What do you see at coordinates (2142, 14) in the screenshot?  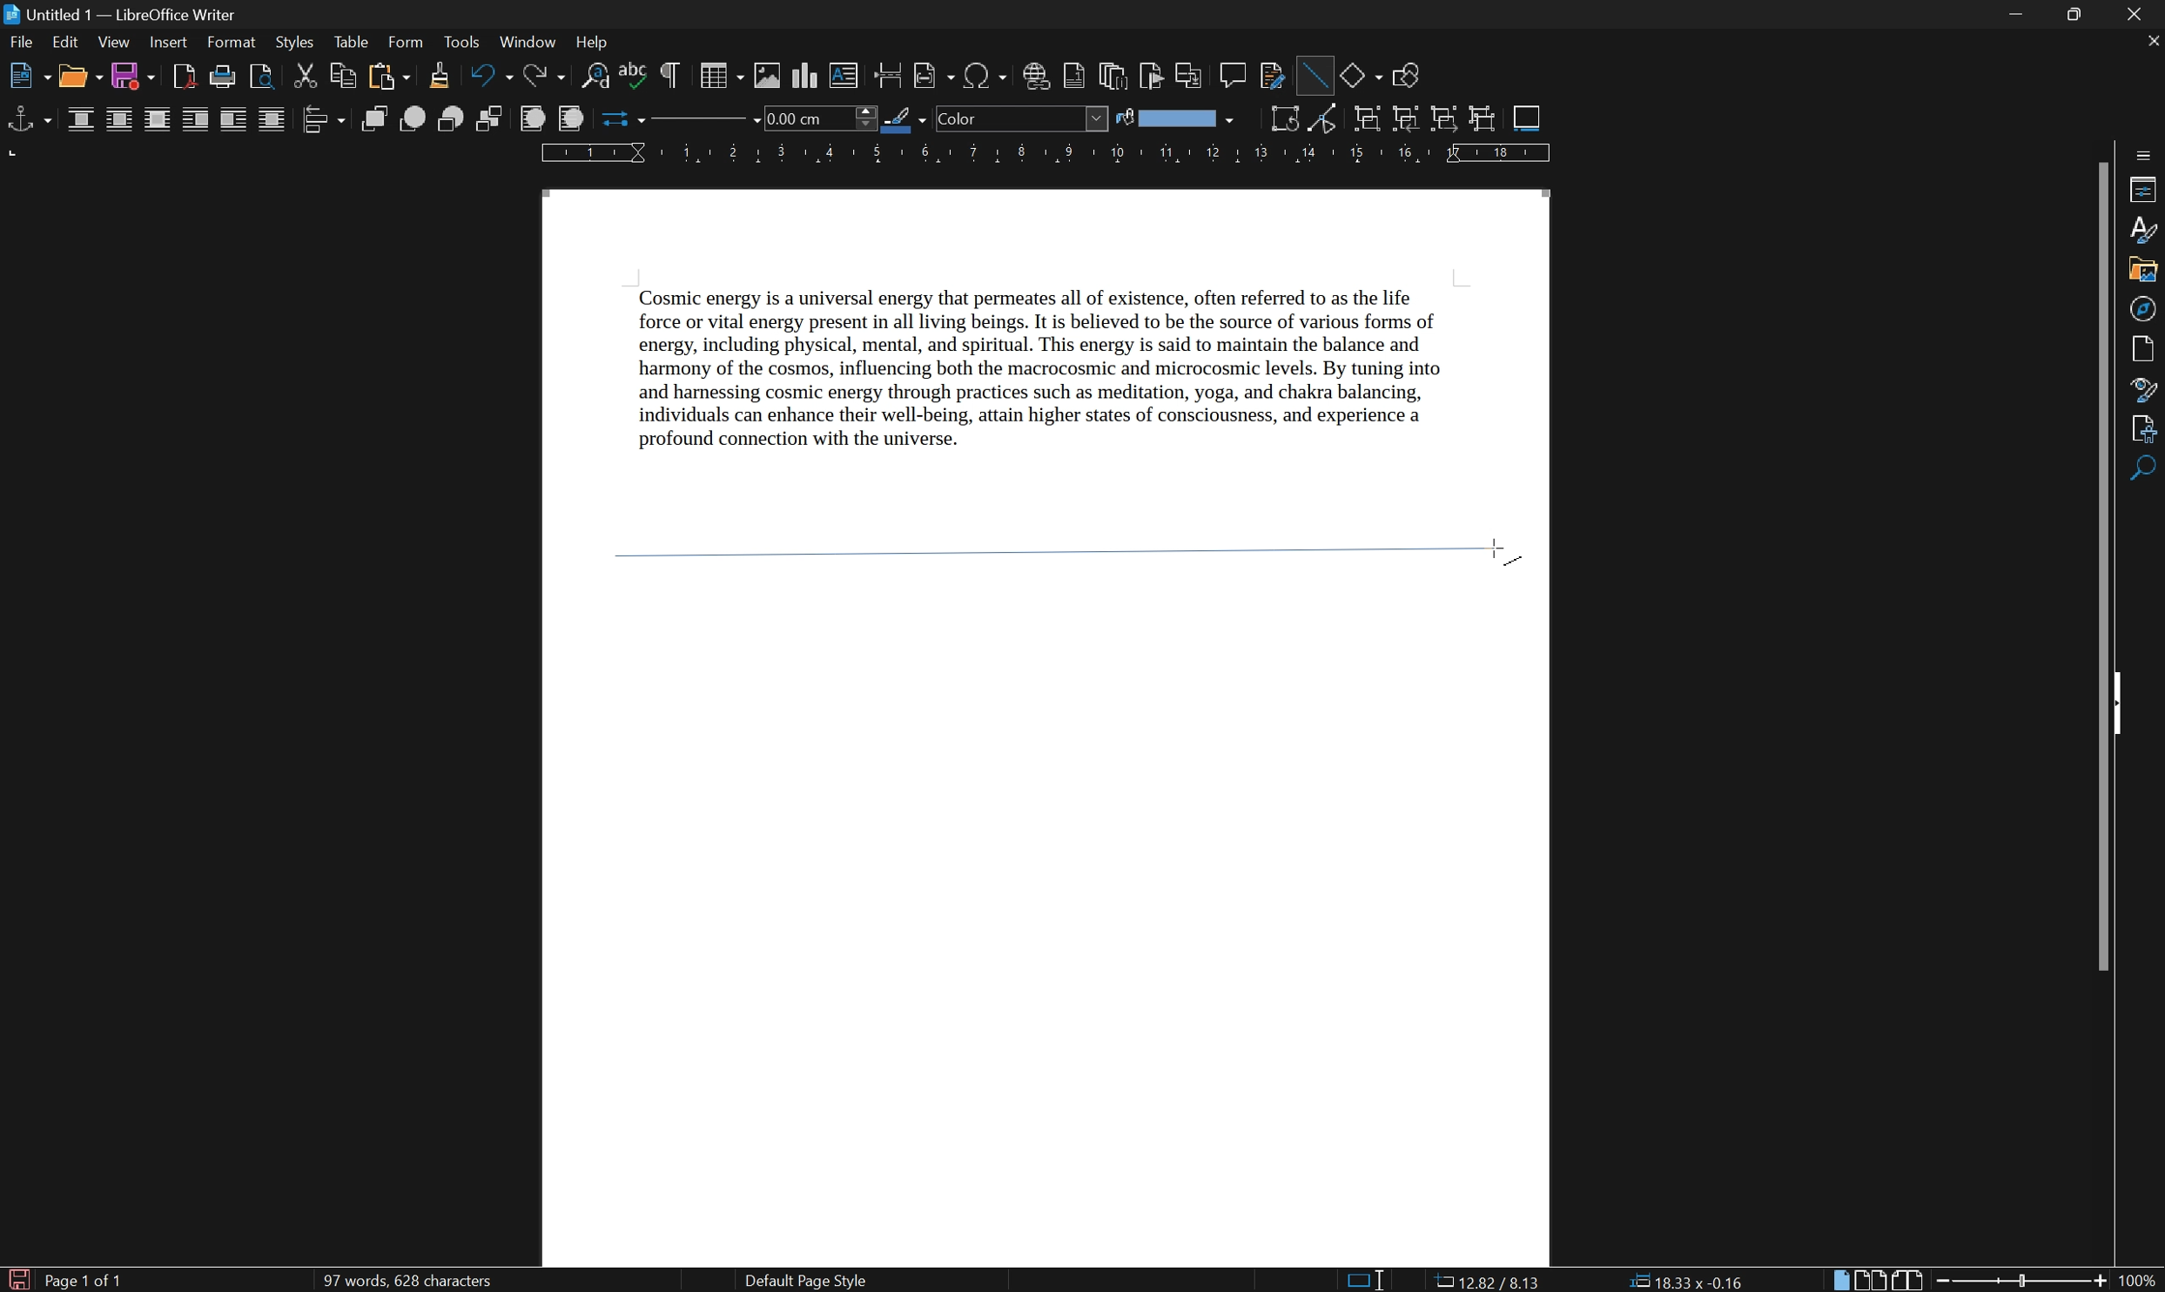 I see `close` at bounding box center [2142, 14].